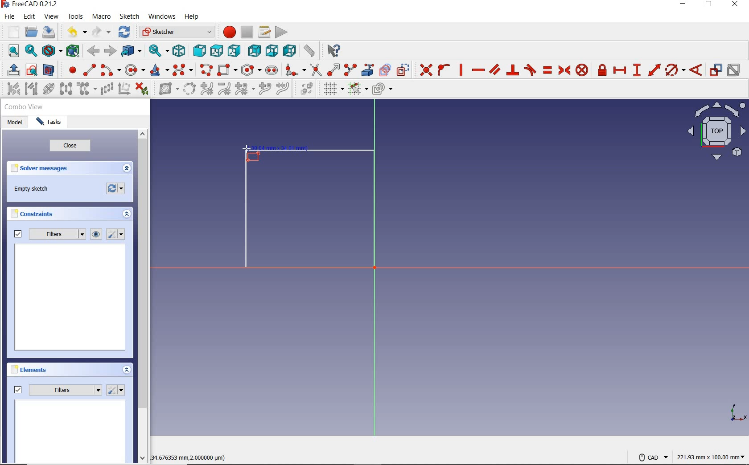 Image resolution: width=749 pixels, height=465 pixels. What do you see at coordinates (159, 71) in the screenshot?
I see `create conic` at bounding box center [159, 71].